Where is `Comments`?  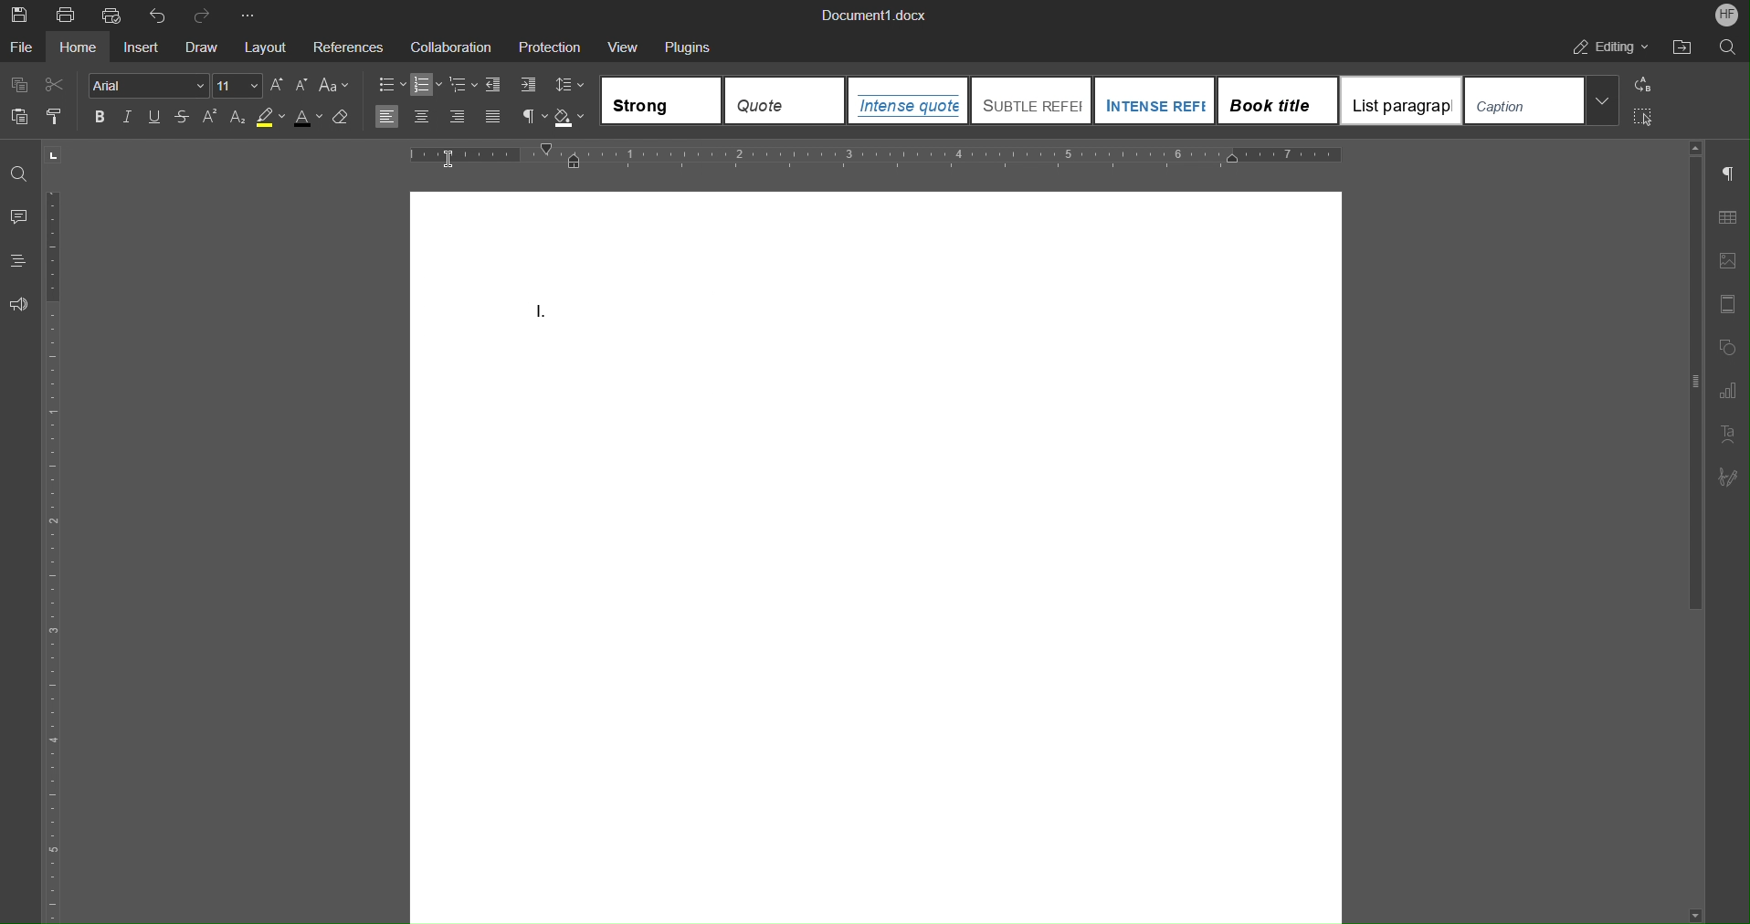
Comments is located at coordinates (21, 217).